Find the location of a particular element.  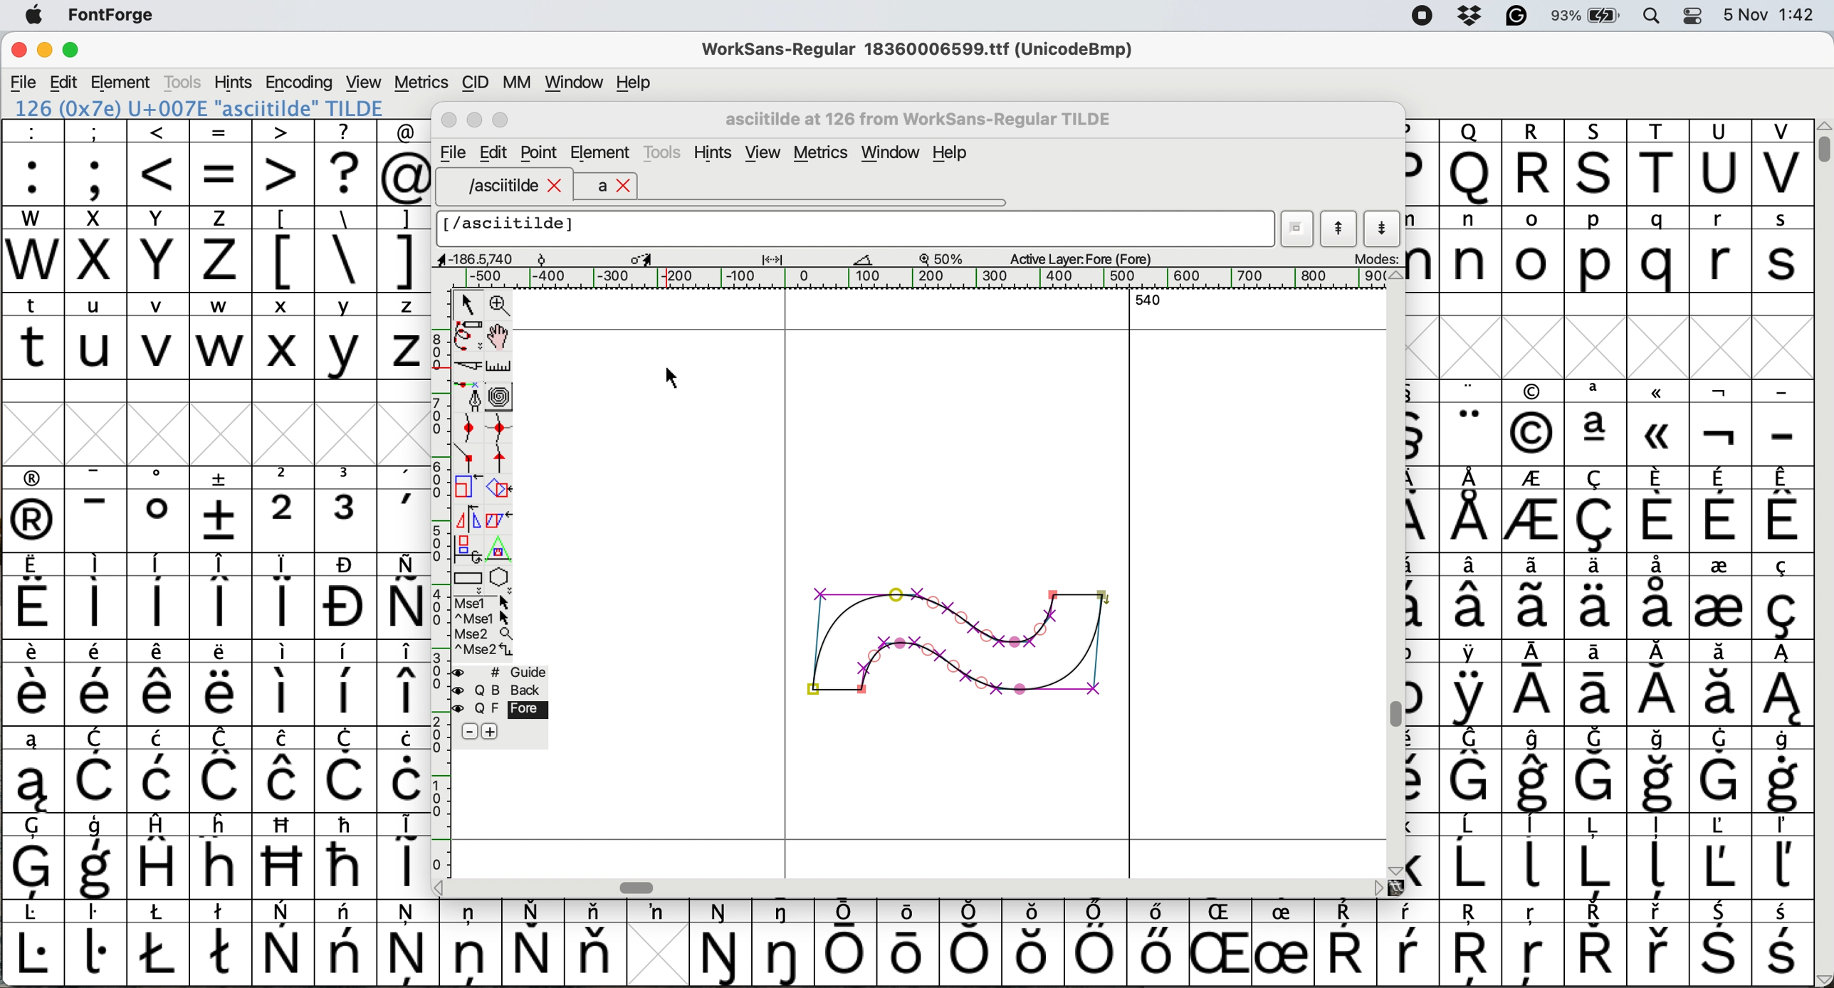

symbol is located at coordinates (285, 596).